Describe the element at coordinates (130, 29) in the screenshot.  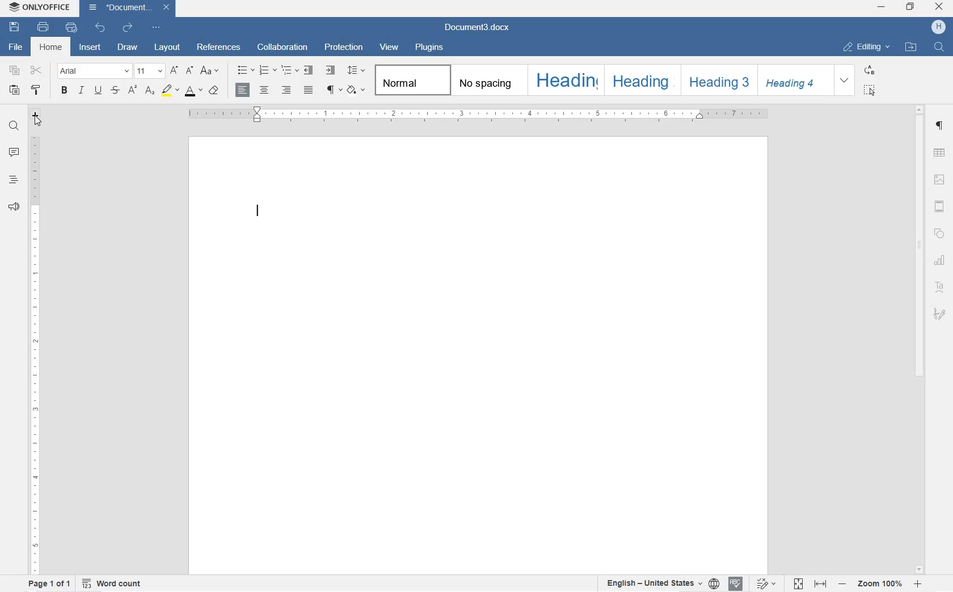
I see `REDO` at that location.